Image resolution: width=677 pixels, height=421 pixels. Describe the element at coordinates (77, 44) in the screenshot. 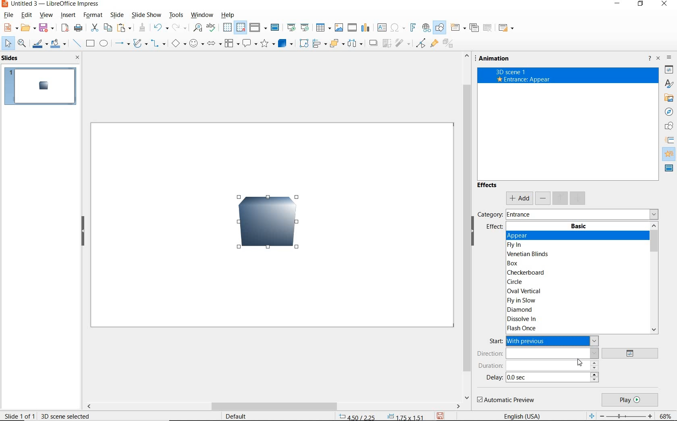

I see `insert line` at that location.